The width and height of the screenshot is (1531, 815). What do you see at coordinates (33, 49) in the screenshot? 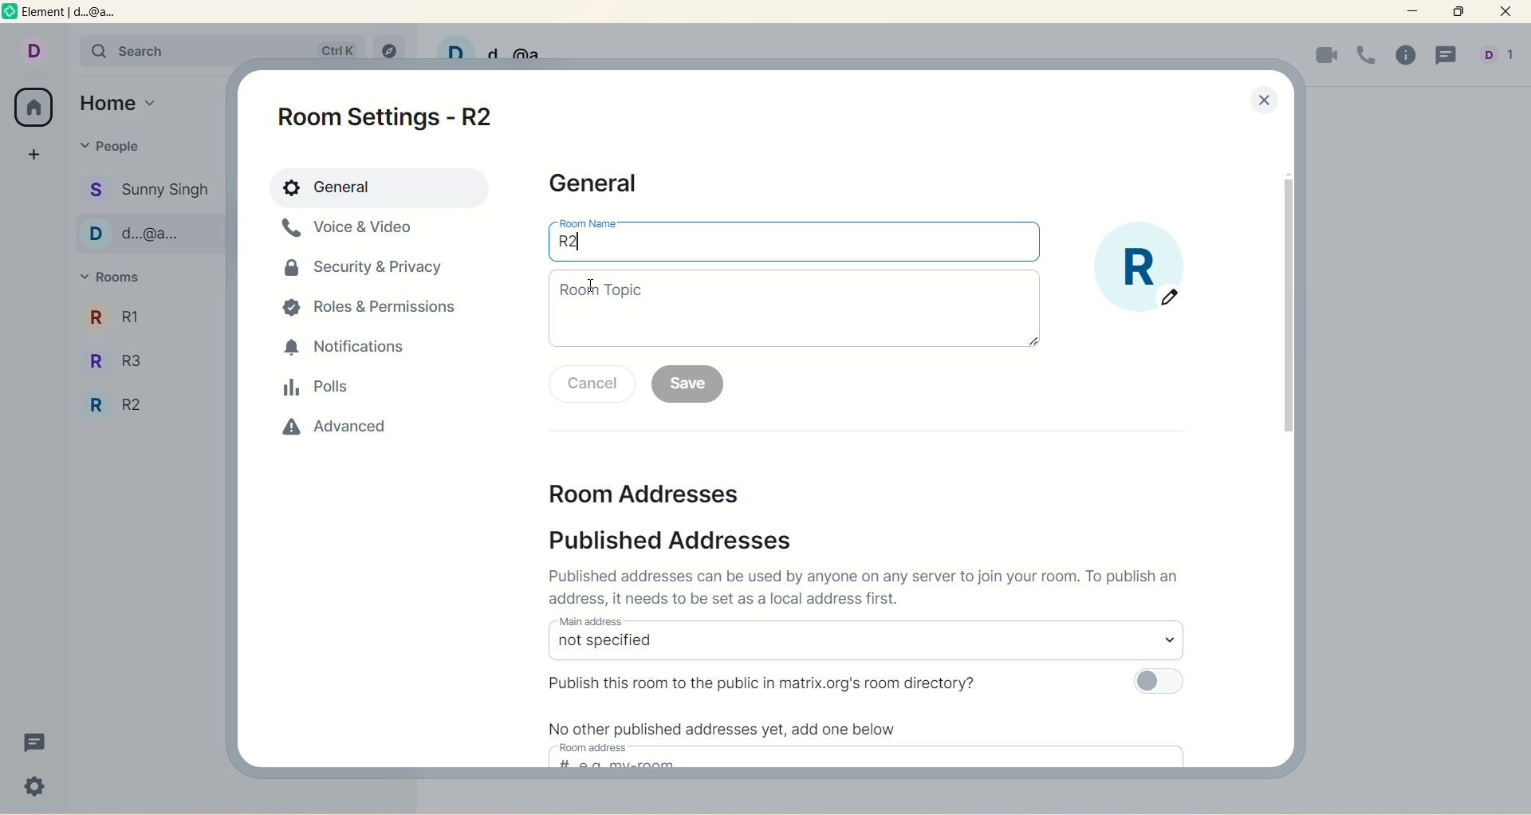
I see `account` at bounding box center [33, 49].